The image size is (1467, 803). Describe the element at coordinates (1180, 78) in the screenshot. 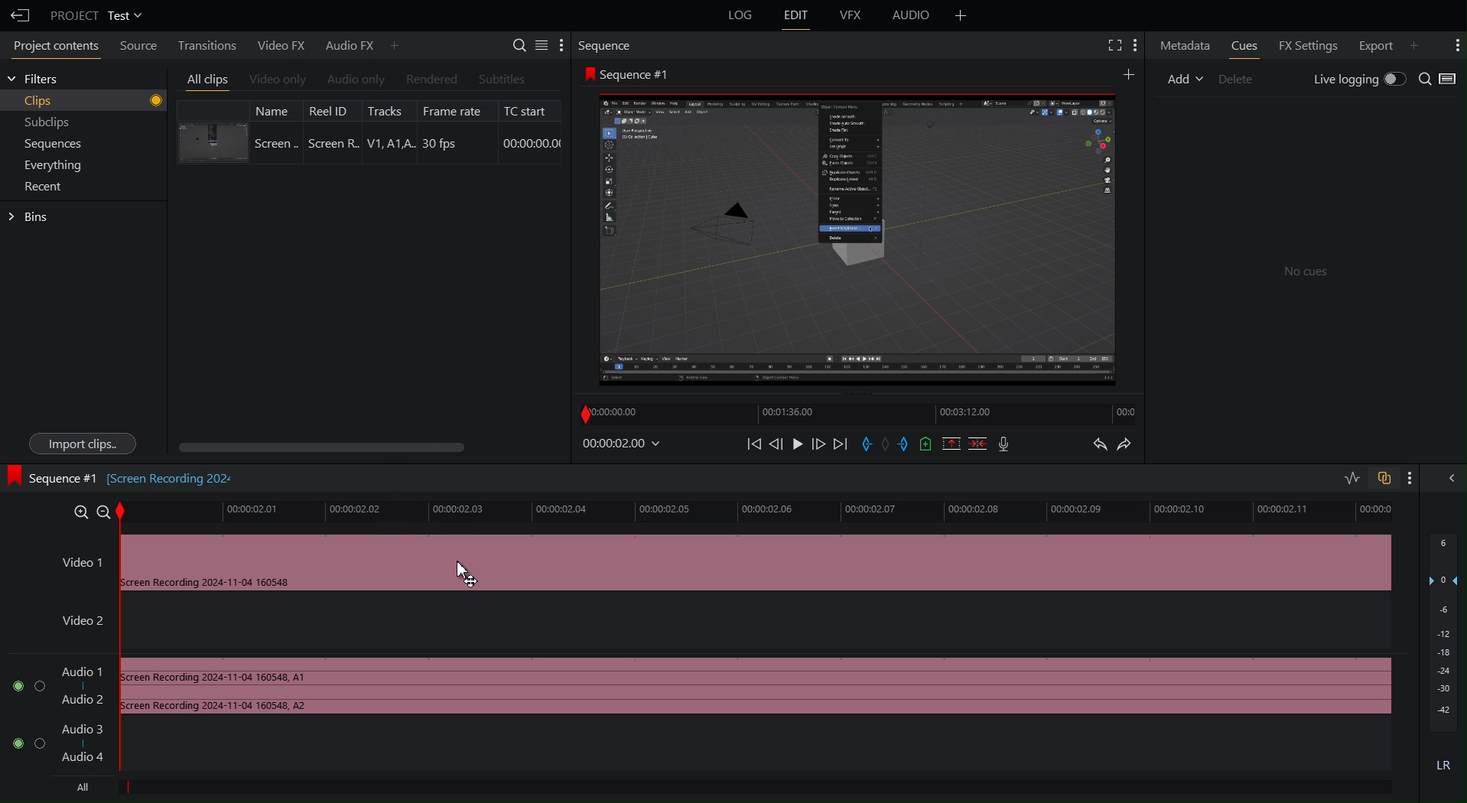

I see `Add` at that location.